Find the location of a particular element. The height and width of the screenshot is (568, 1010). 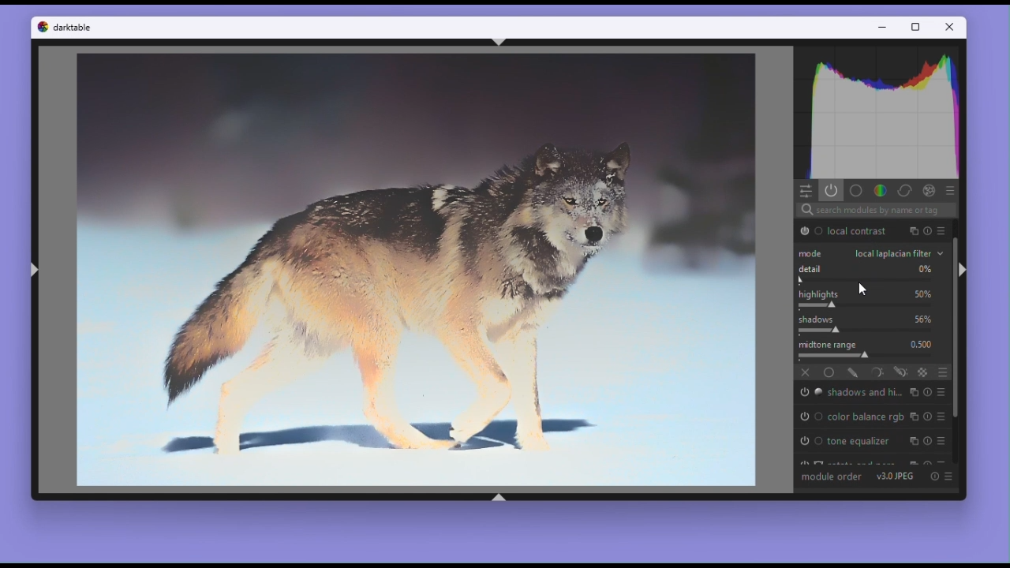

Restore down is located at coordinates (918, 27).